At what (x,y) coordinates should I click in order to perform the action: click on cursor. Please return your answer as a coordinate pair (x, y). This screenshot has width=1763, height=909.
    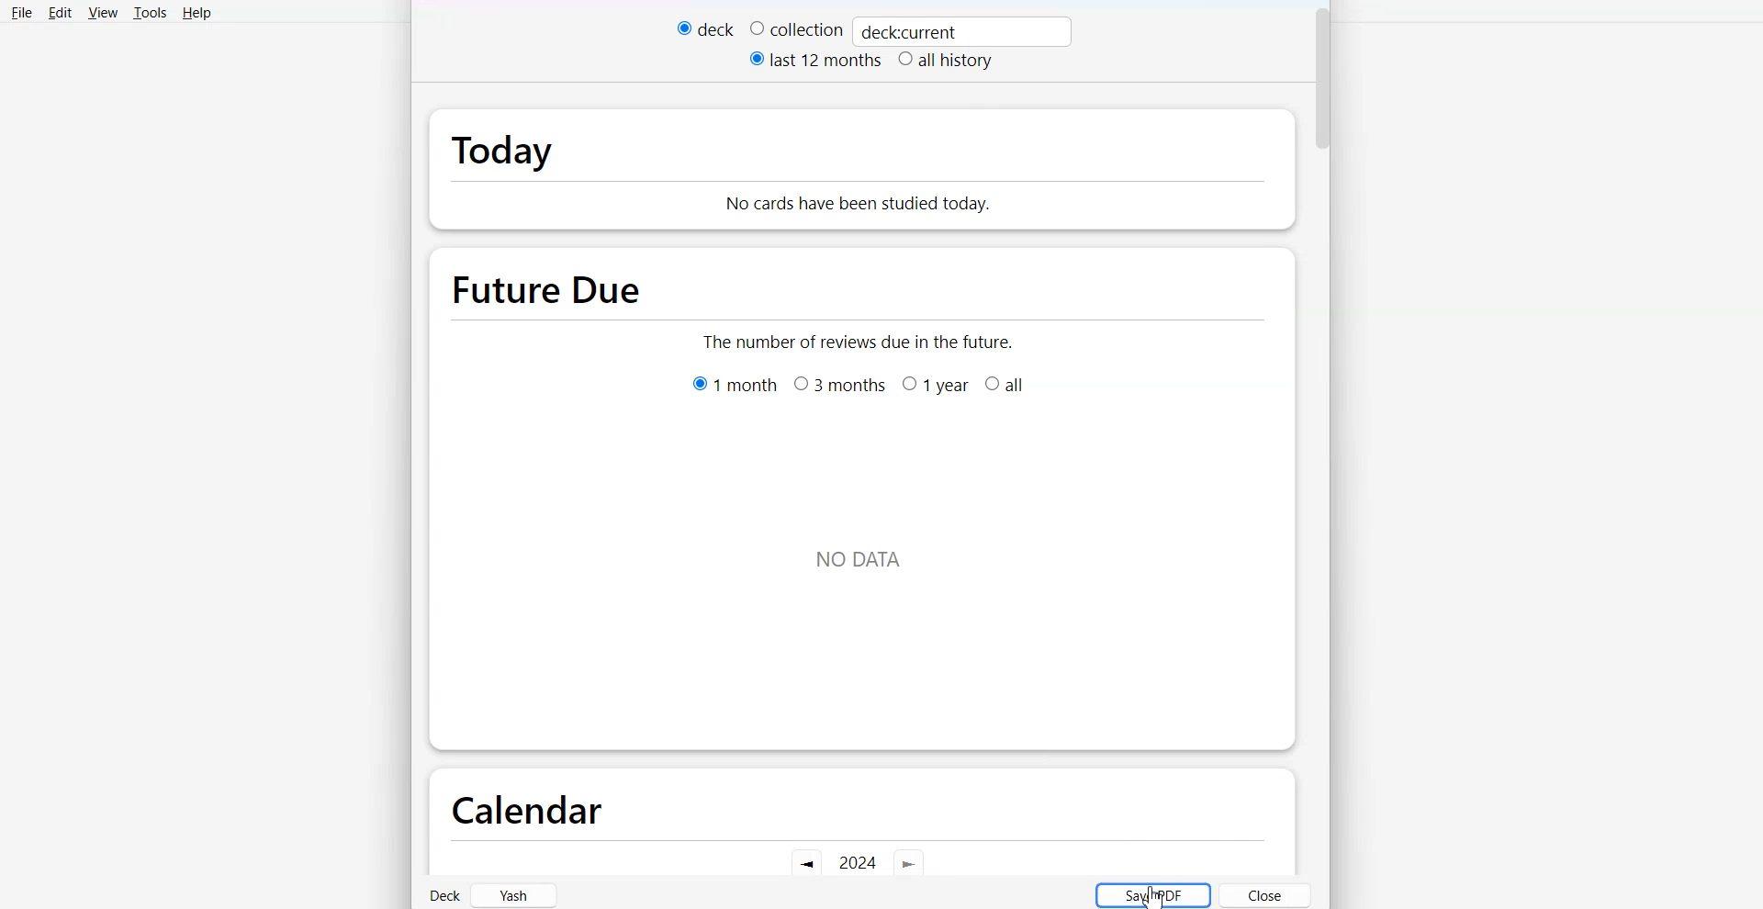
    Looking at the image, I should click on (1155, 899).